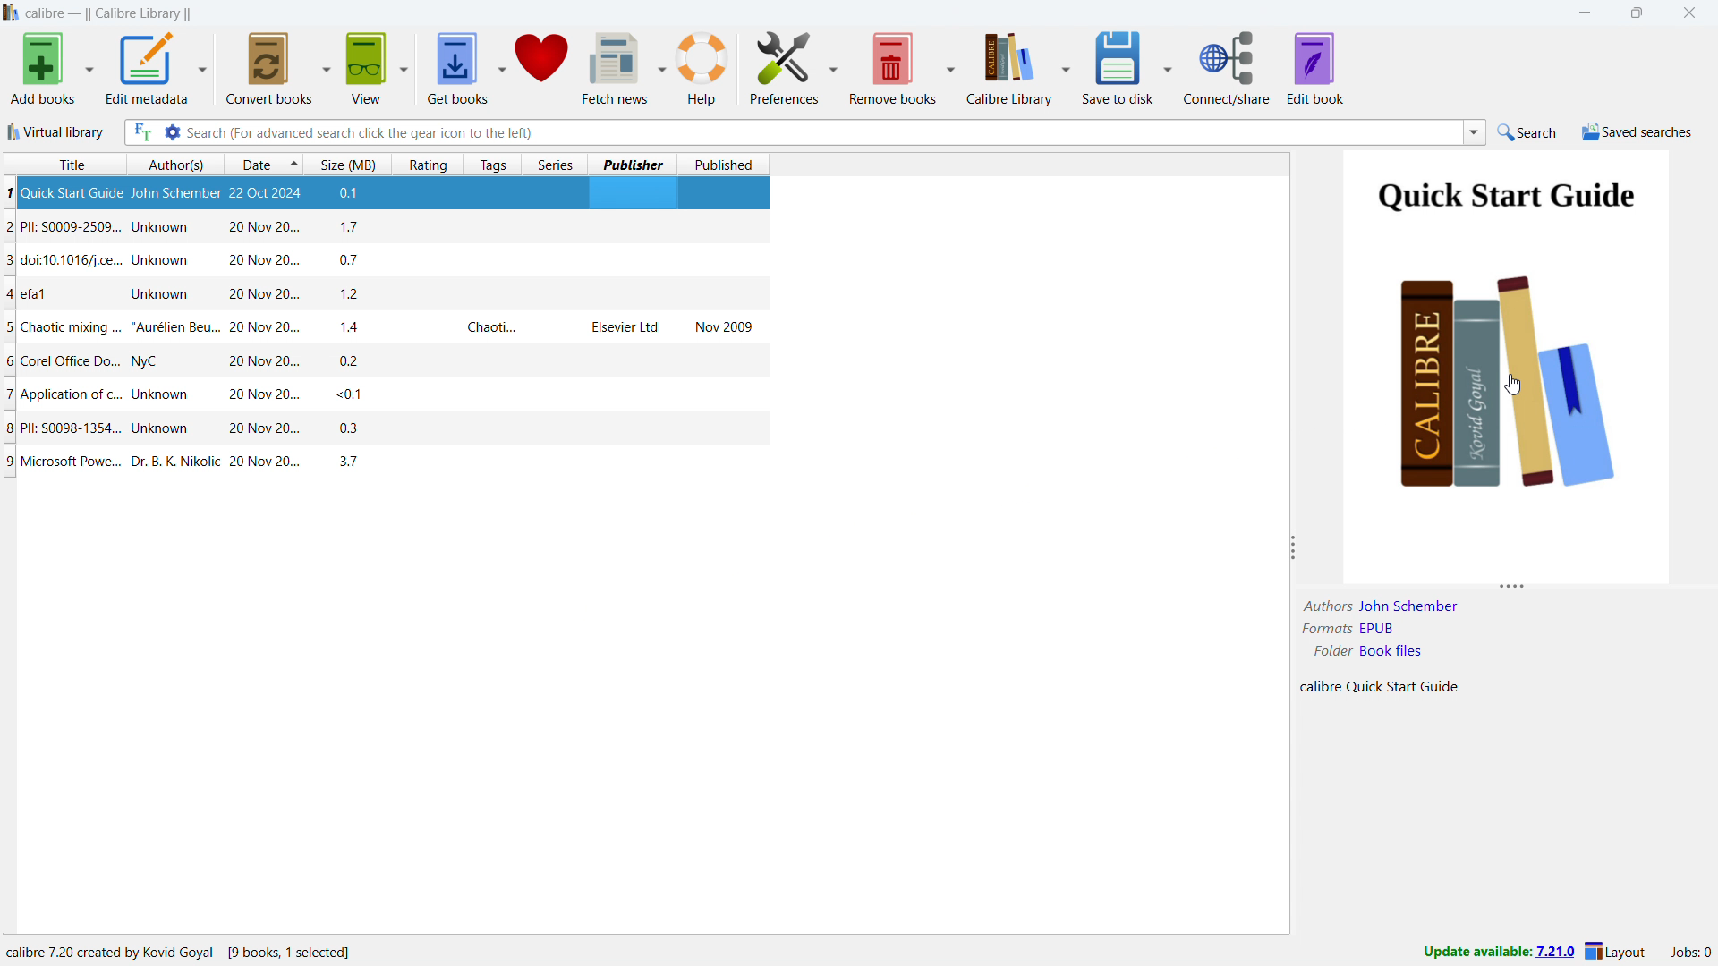  What do you see at coordinates (427, 164) in the screenshot?
I see `rating` at bounding box center [427, 164].